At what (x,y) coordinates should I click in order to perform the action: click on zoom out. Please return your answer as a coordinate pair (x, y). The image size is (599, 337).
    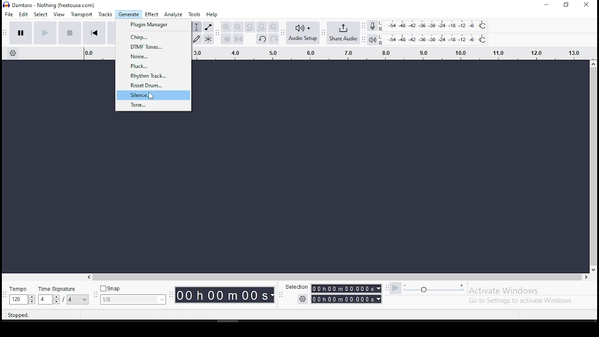
    Looking at the image, I should click on (237, 27).